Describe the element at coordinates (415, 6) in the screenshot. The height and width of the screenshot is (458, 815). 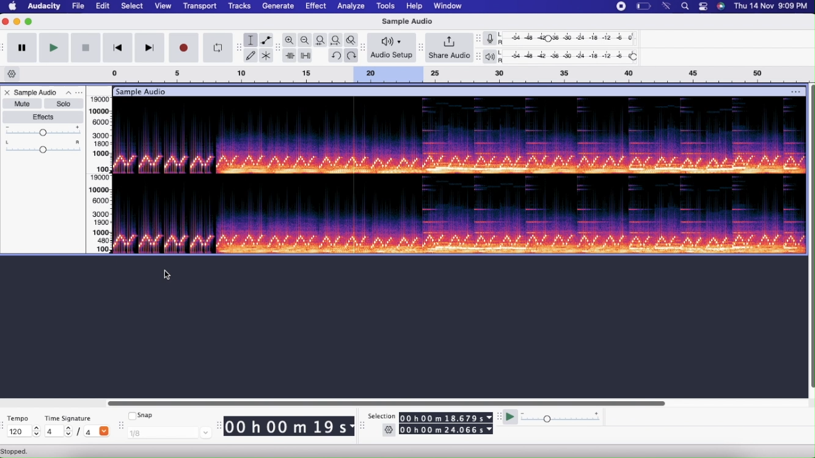
I see `Help` at that location.